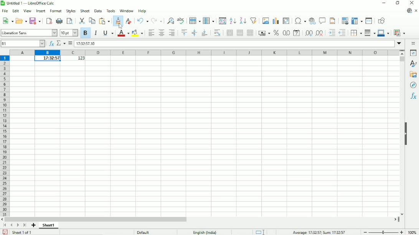  What do you see at coordinates (21, 21) in the screenshot?
I see `Open` at bounding box center [21, 21].